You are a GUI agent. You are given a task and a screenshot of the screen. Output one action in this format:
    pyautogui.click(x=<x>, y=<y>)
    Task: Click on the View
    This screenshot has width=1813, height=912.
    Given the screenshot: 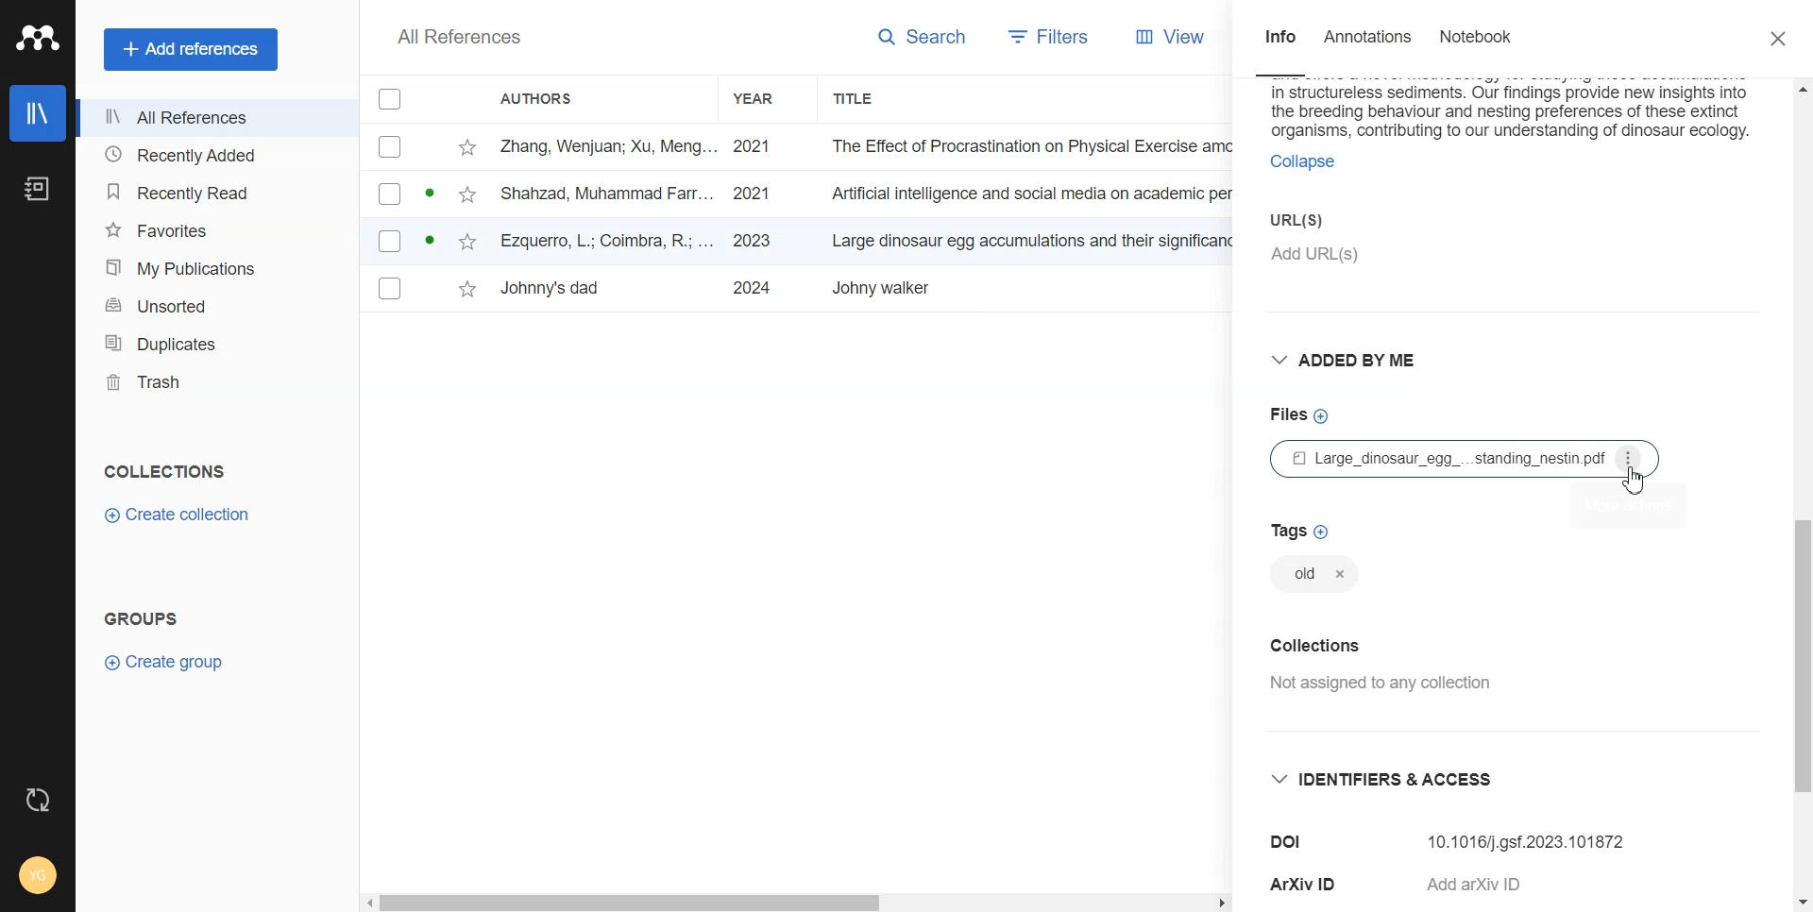 What is the action you would take?
    pyautogui.click(x=1178, y=36)
    